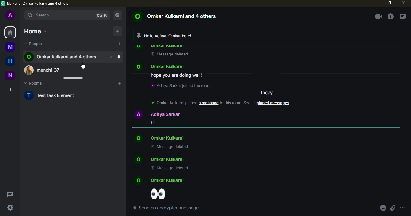 This screenshot has height=216, width=411. I want to click on emoji, so click(160, 194).